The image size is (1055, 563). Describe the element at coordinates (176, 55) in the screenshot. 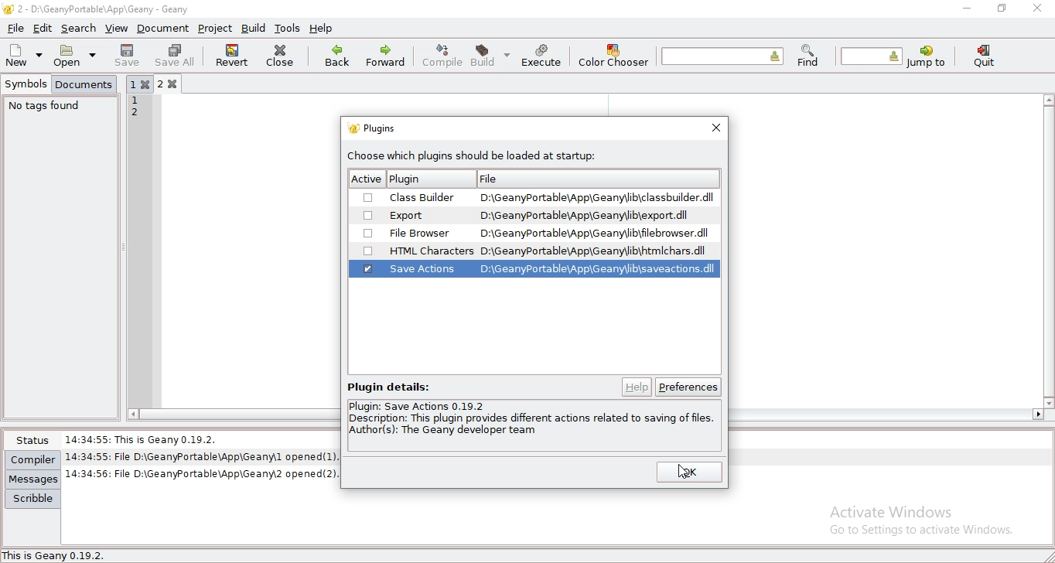

I see `save all` at that location.